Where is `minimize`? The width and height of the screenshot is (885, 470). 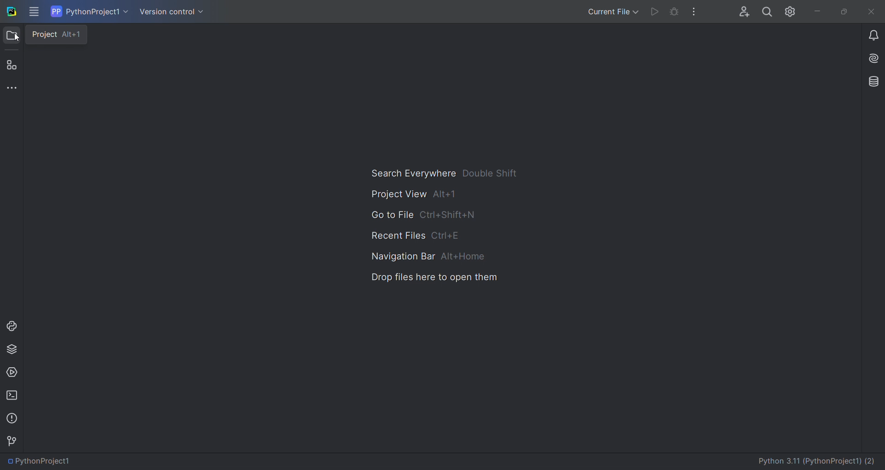
minimize is located at coordinates (816, 9).